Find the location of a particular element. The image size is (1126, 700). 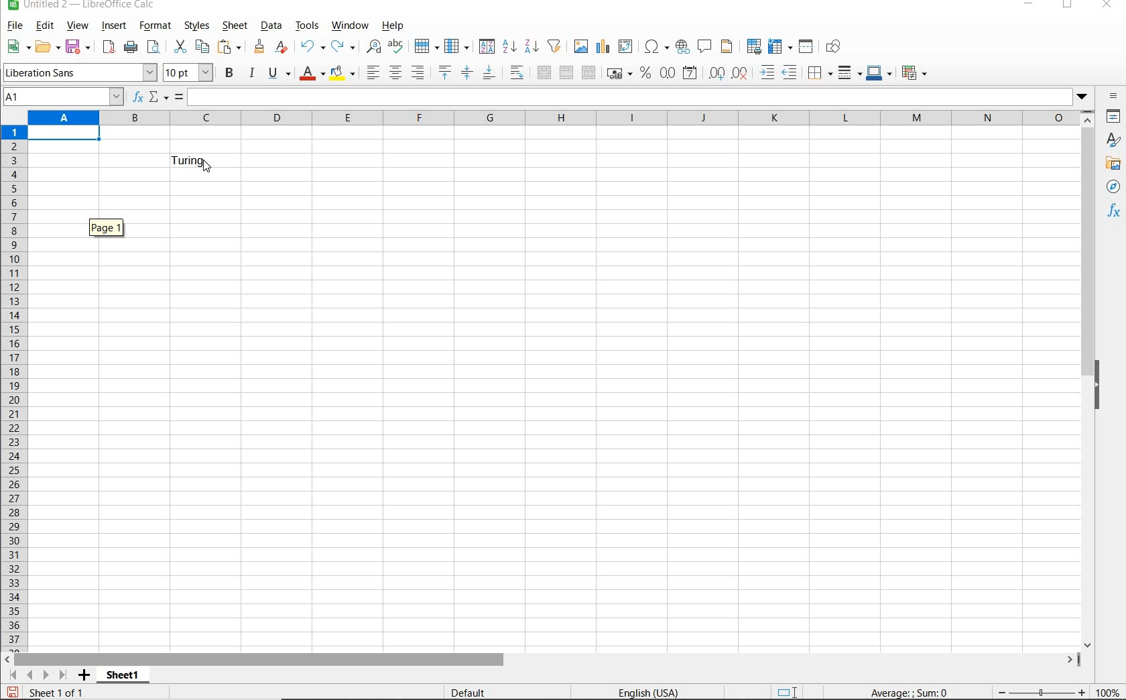

DATA is located at coordinates (273, 27).